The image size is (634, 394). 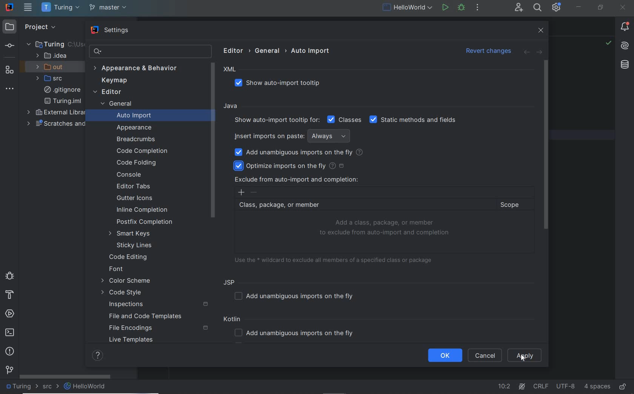 What do you see at coordinates (62, 90) in the screenshot?
I see `gitignore` at bounding box center [62, 90].